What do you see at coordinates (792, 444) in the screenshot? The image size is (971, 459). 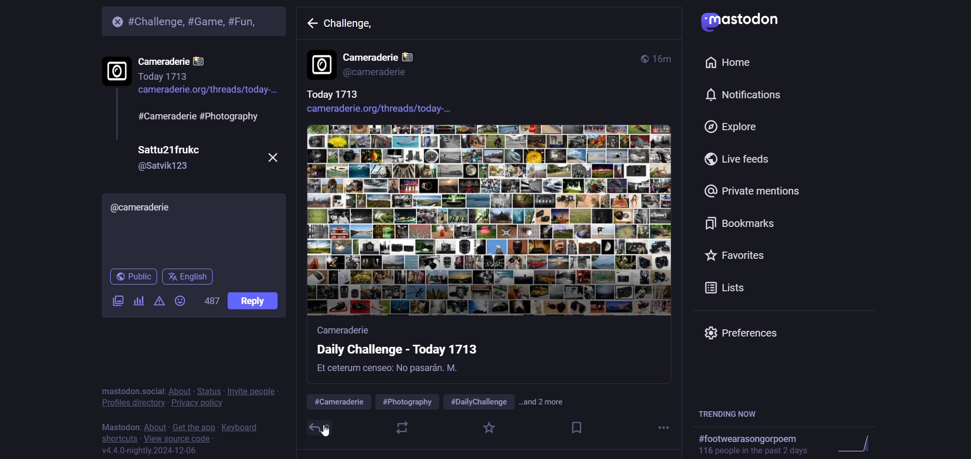 I see `#footwearasongorpoem
116 people in the past 2 days` at bounding box center [792, 444].